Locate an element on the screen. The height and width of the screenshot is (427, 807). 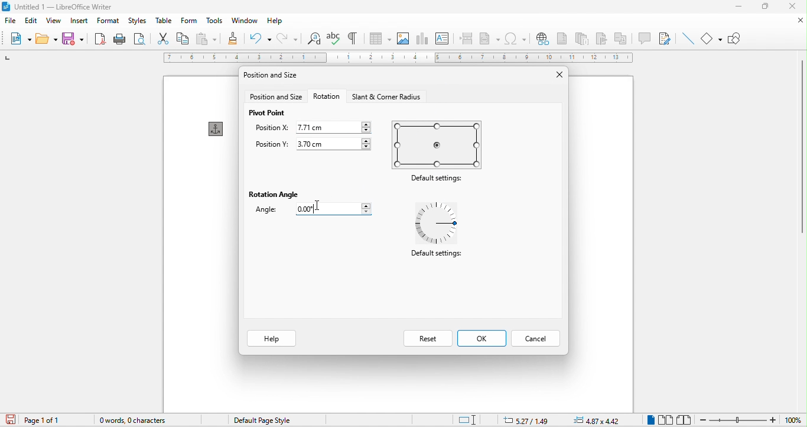
undo is located at coordinates (259, 38).